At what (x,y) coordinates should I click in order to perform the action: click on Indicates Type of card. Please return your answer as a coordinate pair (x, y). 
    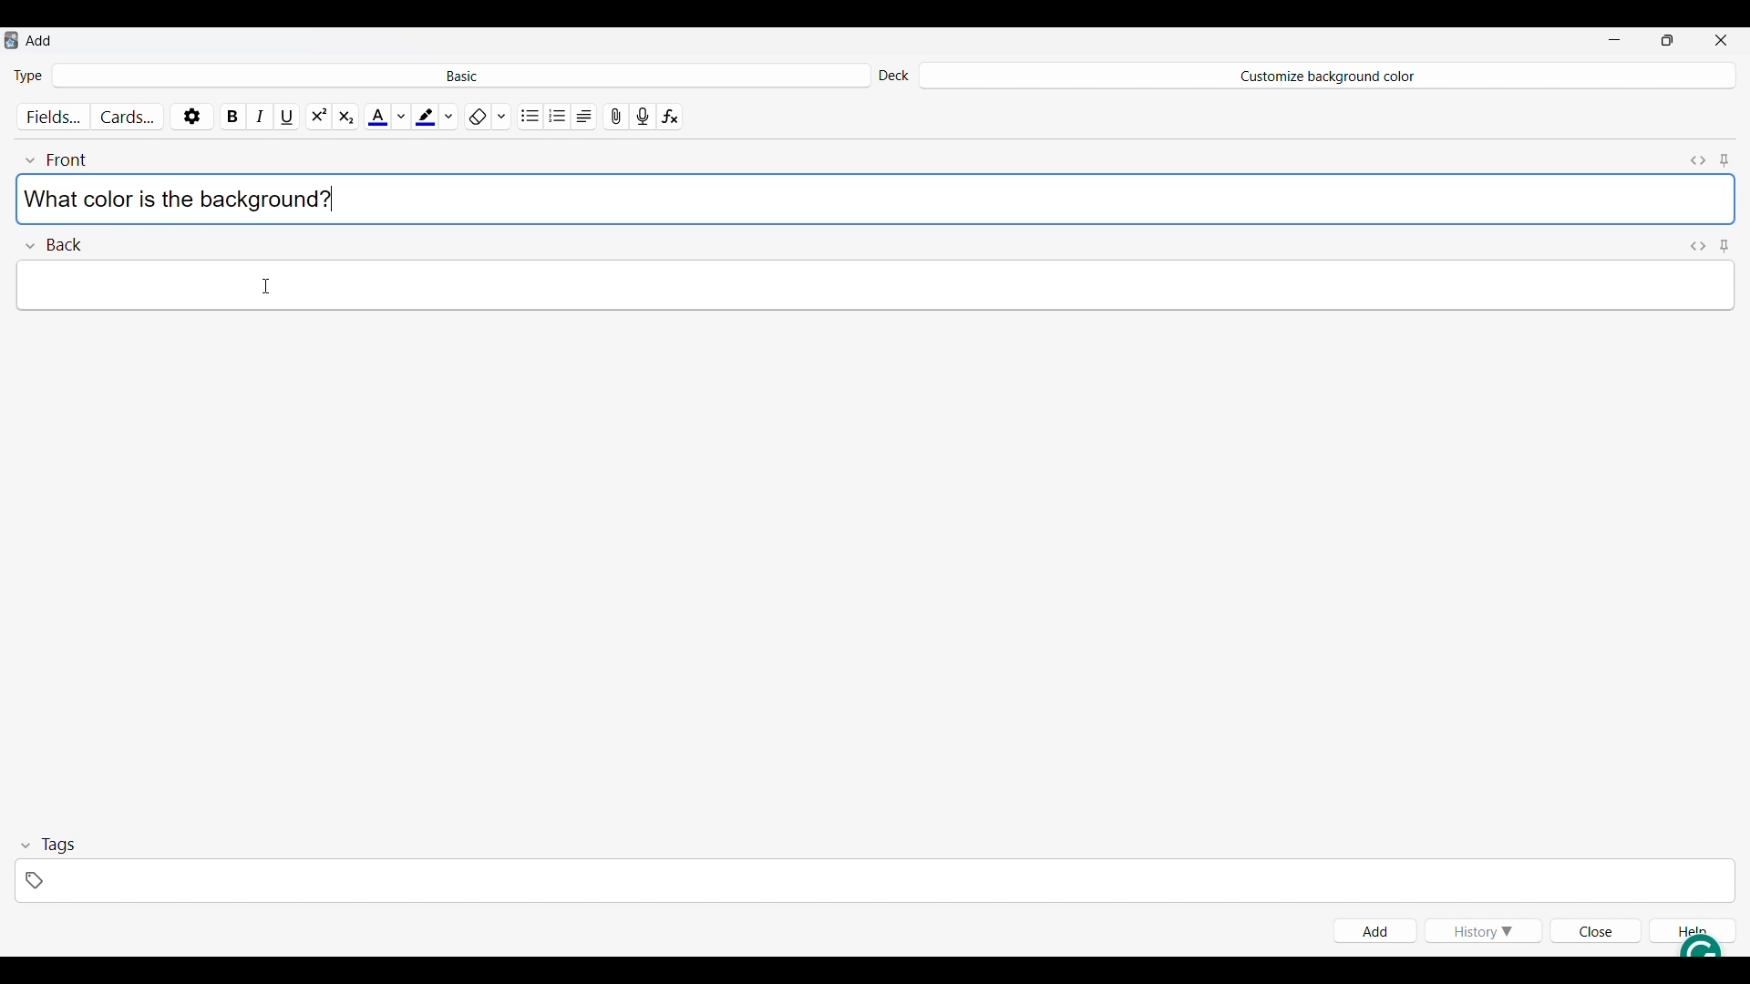
    Looking at the image, I should click on (28, 75).